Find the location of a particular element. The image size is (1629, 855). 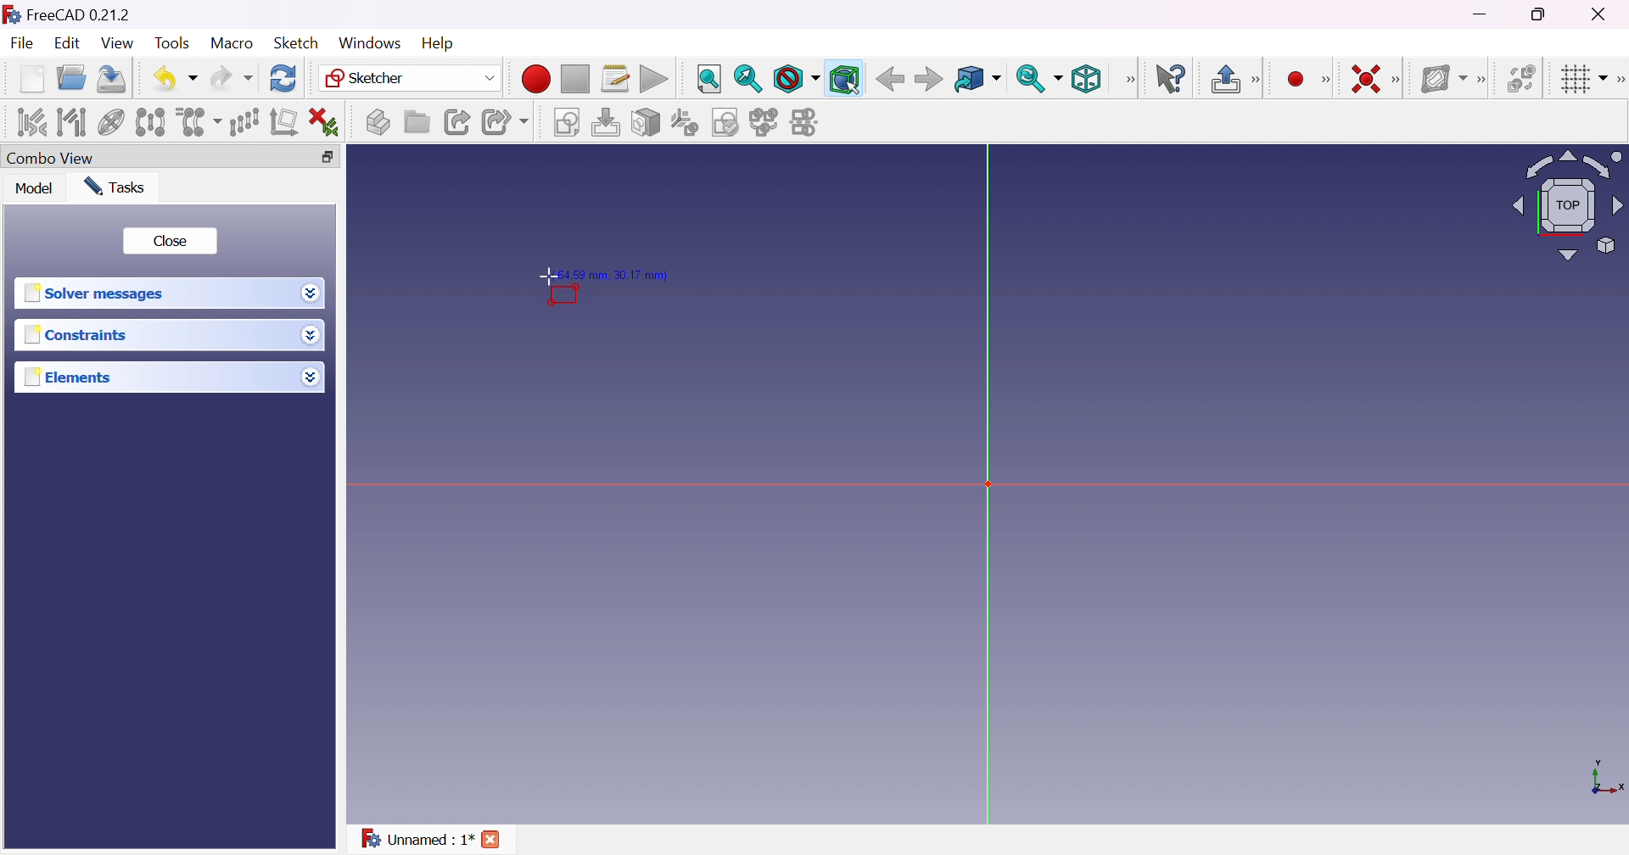

[Sketcher edit mode] is located at coordinates (1258, 78).